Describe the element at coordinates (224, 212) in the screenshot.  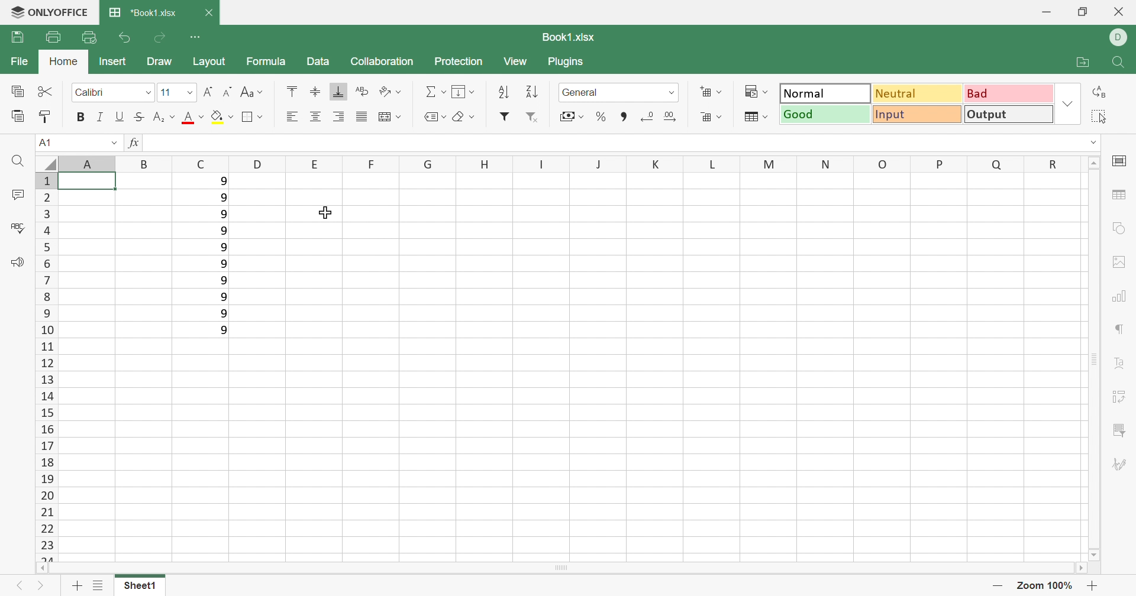
I see `9` at that location.